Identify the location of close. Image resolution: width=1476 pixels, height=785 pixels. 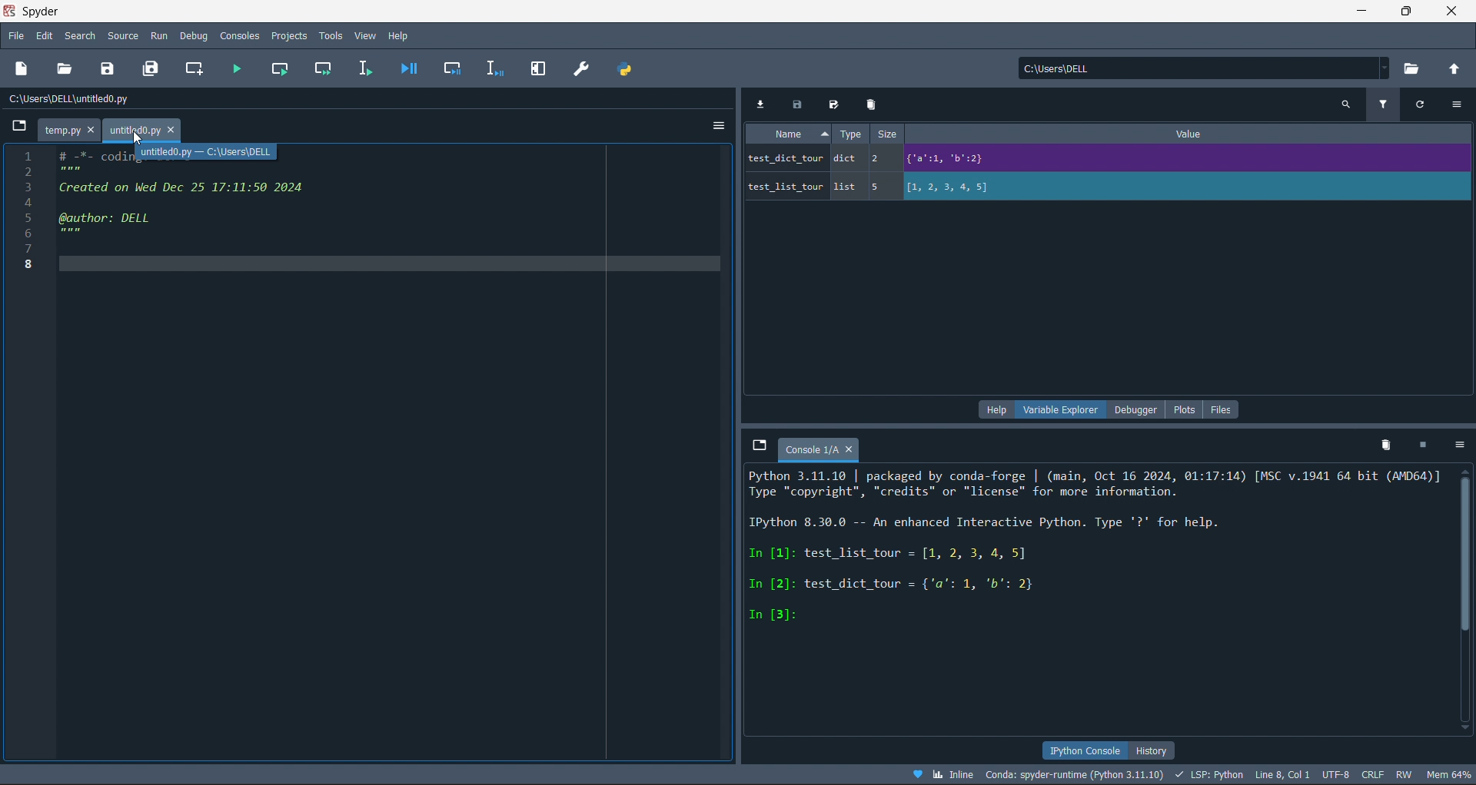
(1450, 12).